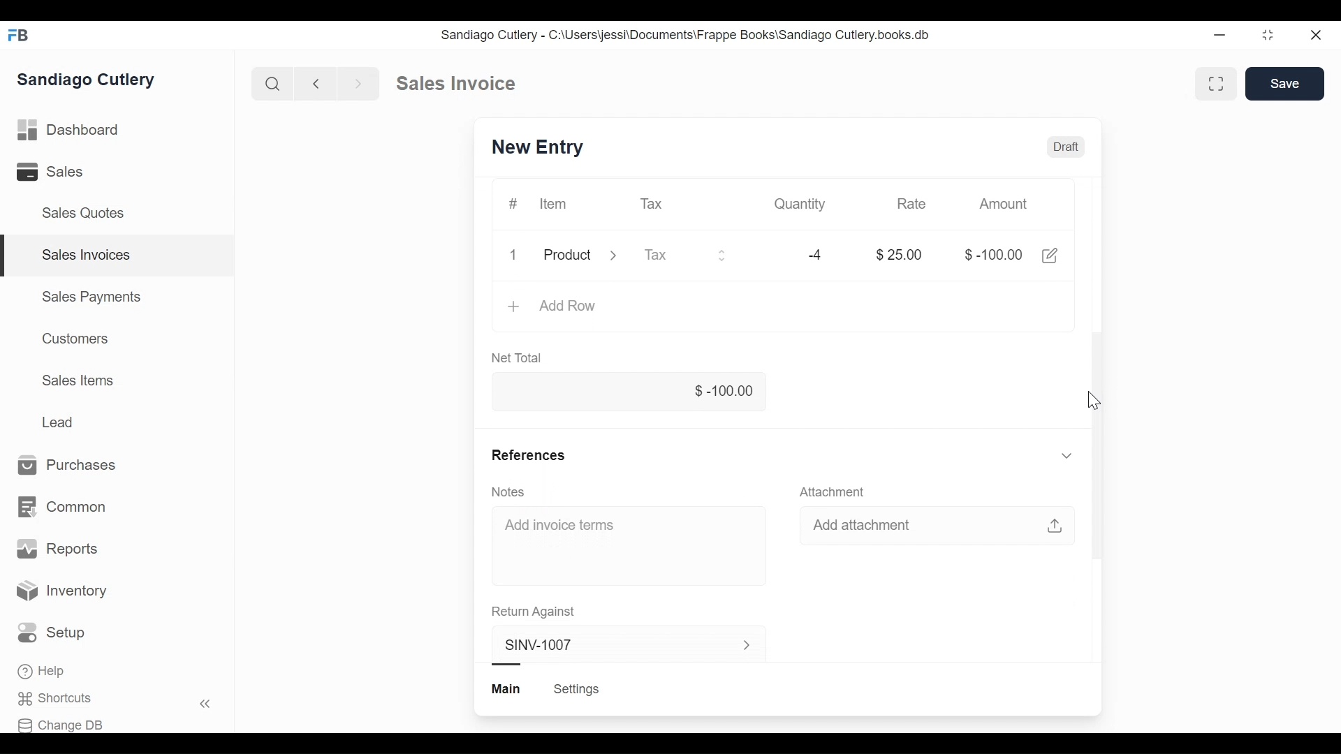 The width and height of the screenshot is (1341, 754). Describe the element at coordinates (520, 357) in the screenshot. I see `Net Total` at that location.